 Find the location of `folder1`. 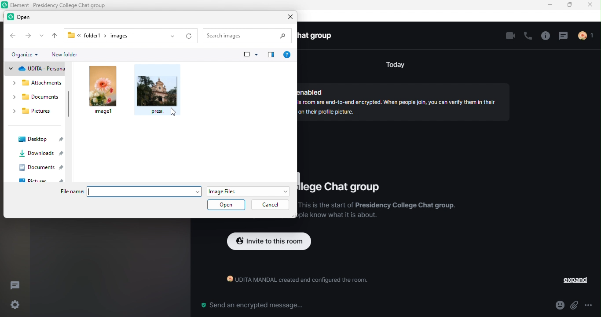

folder1 is located at coordinates (84, 34).